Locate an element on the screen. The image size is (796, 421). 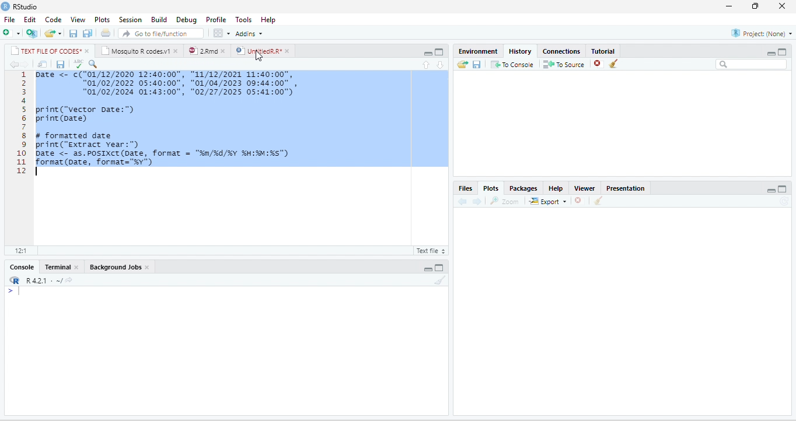
File is located at coordinates (9, 20).